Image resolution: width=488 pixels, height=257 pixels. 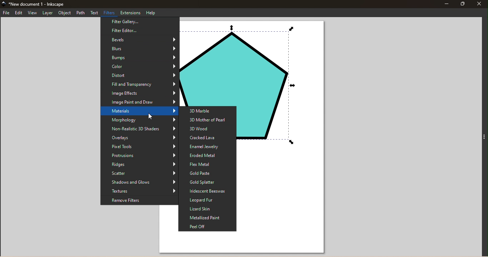 I want to click on Help, so click(x=152, y=13).